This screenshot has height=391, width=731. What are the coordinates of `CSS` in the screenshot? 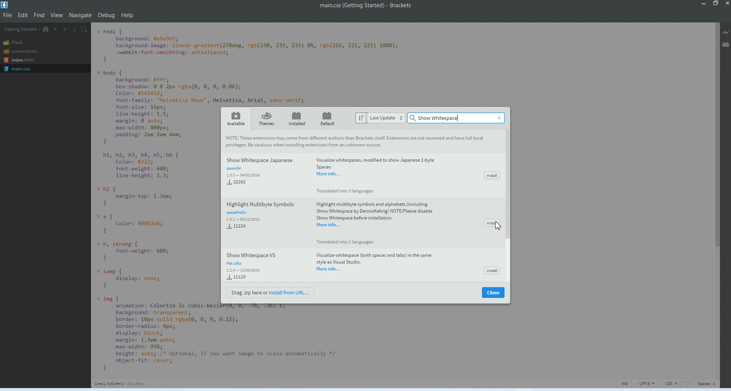 It's located at (672, 383).